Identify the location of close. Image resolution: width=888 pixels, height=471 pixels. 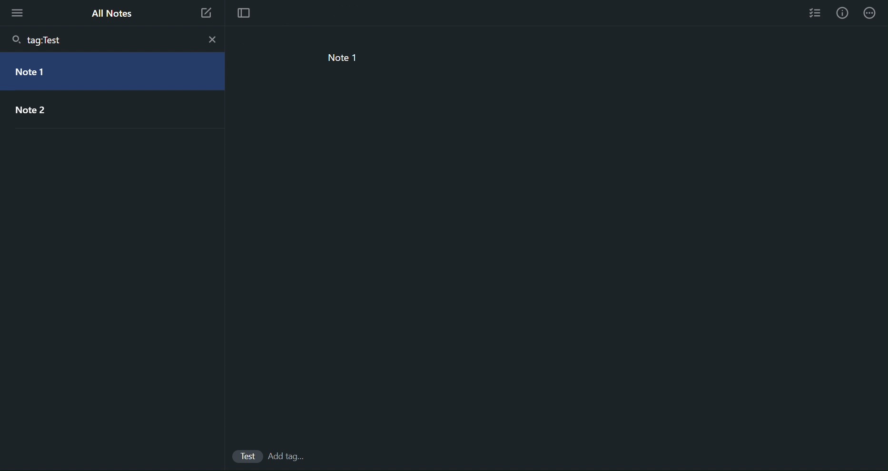
(213, 38).